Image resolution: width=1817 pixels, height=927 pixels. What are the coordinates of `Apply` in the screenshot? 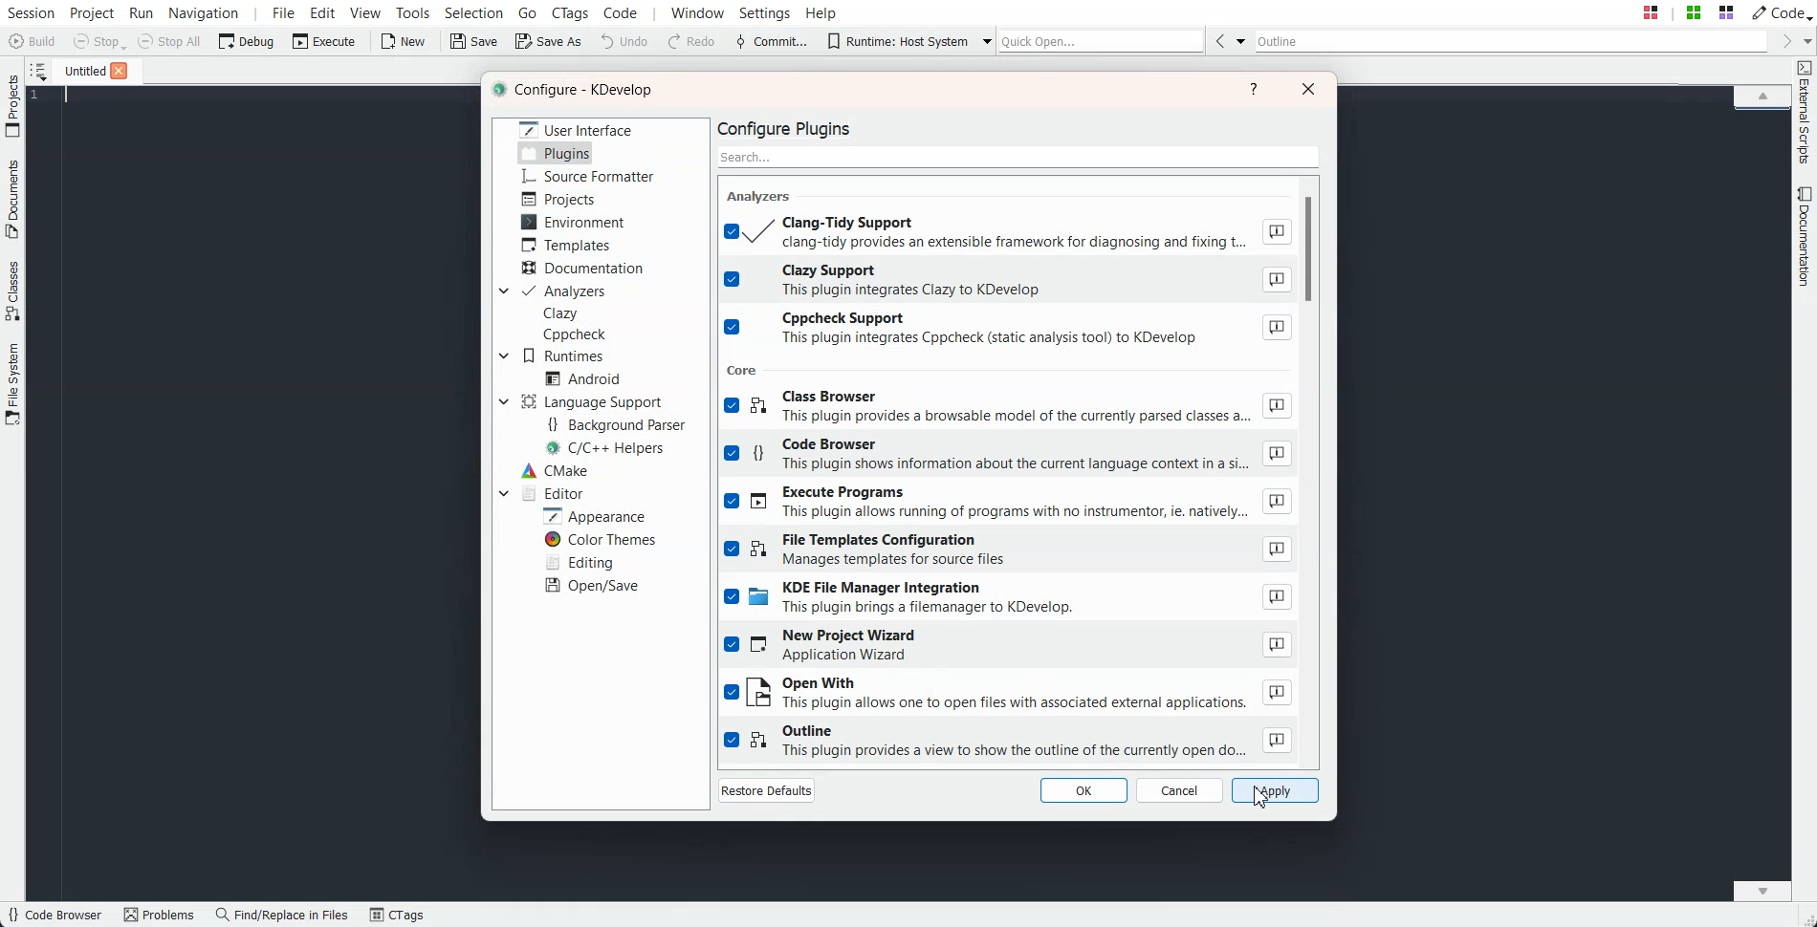 It's located at (1275, 790).